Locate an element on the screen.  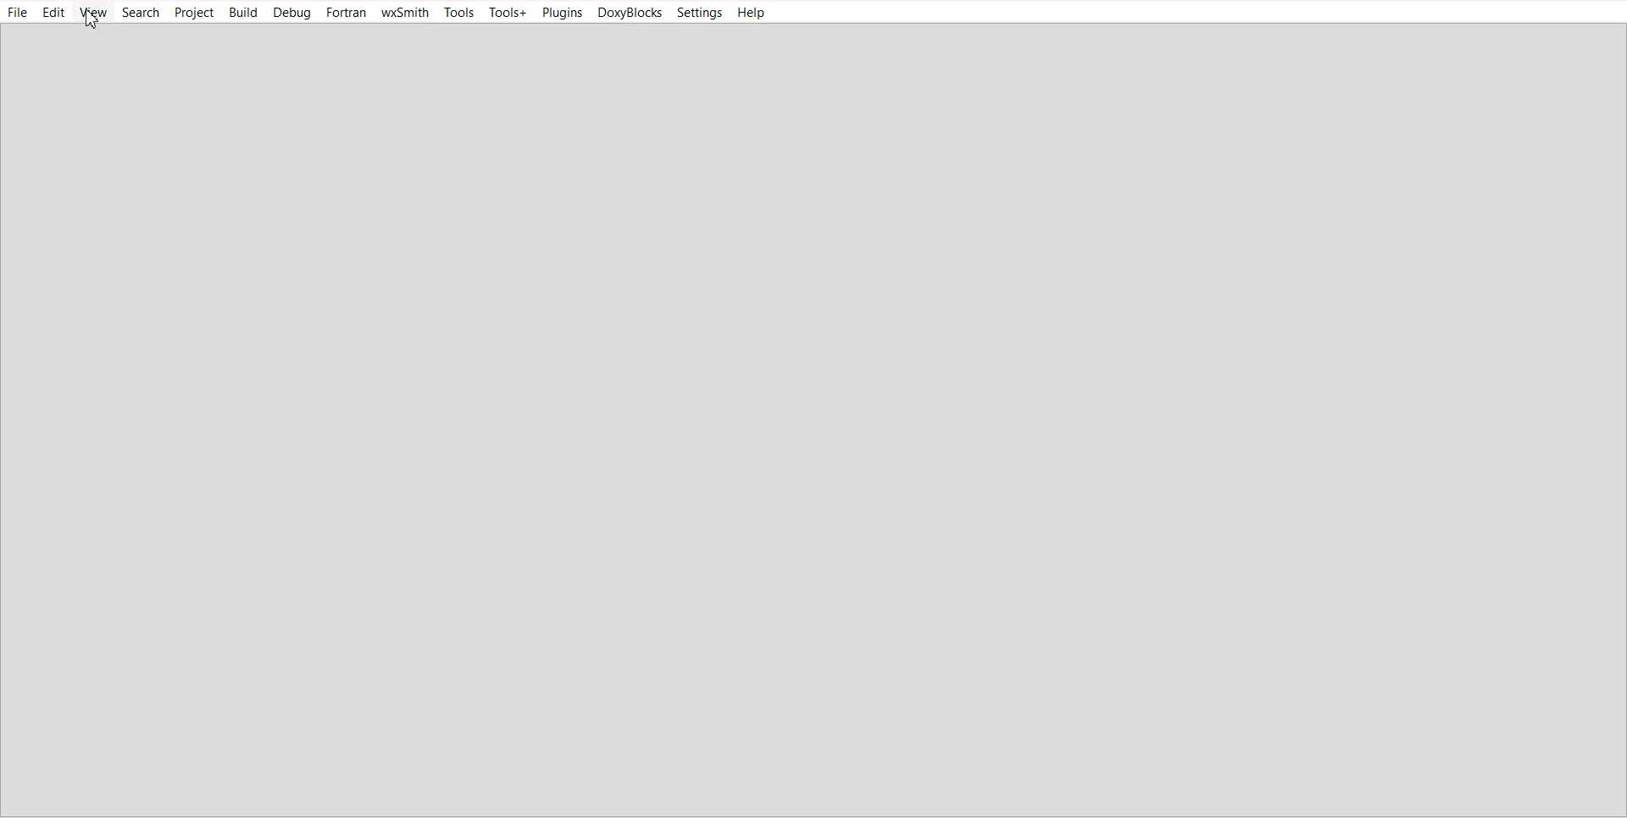
File is located at coordinates (19, 13).